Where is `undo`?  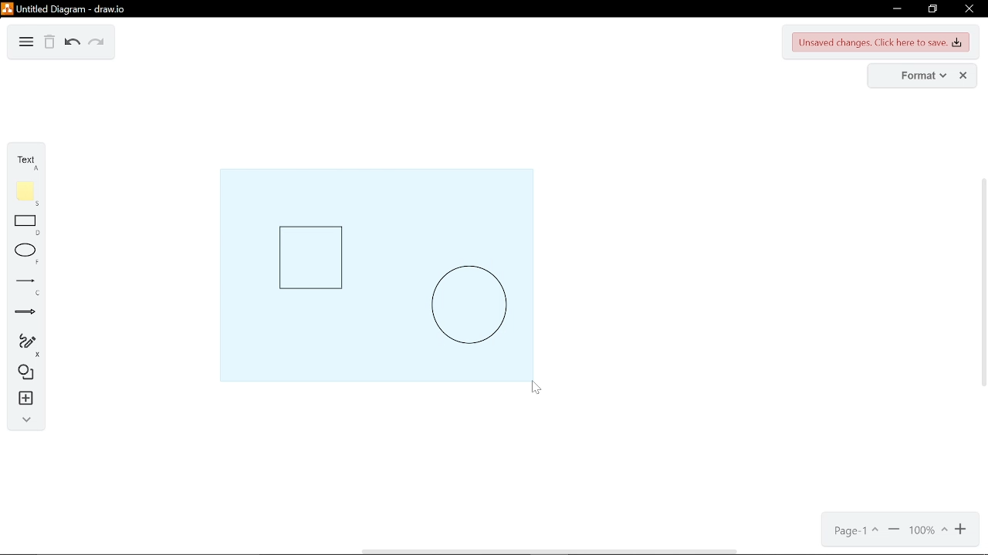 undo is located at coordinates (73, 42).